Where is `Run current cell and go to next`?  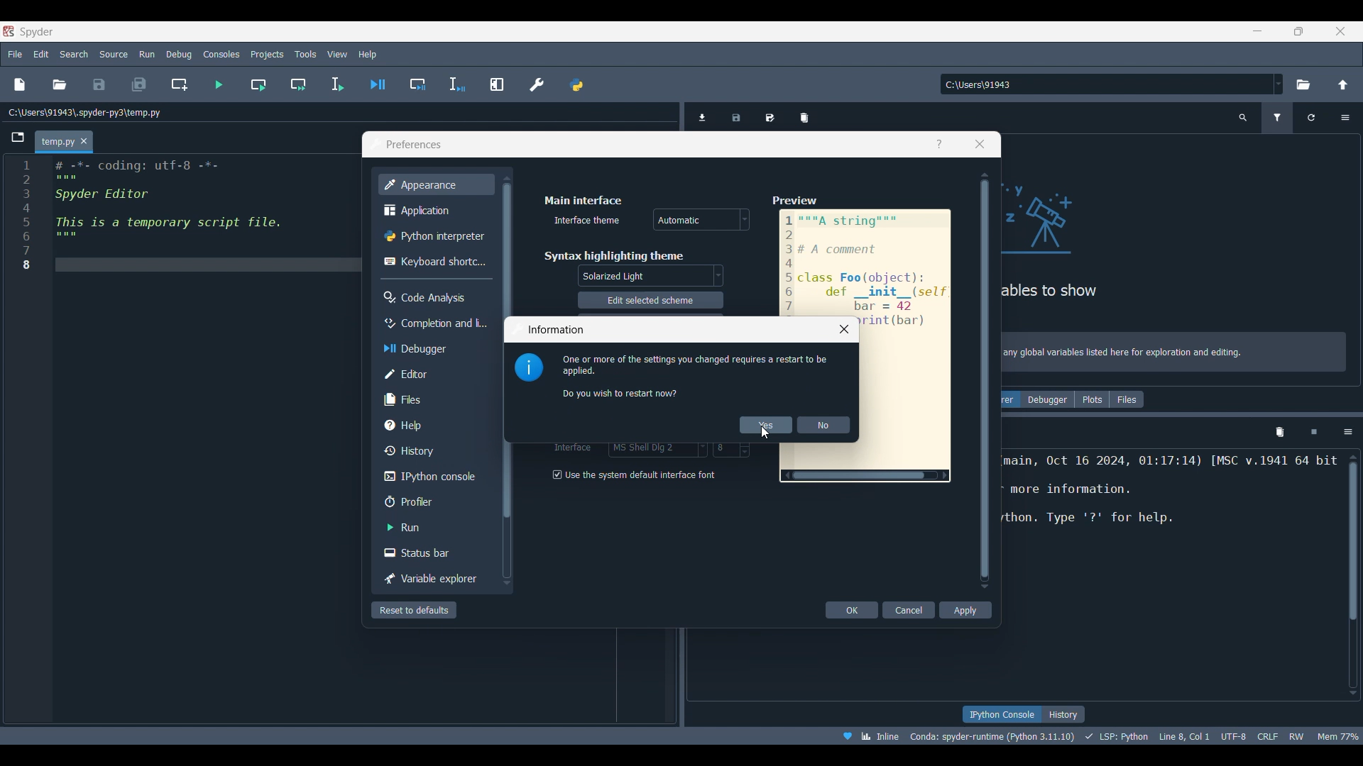
Run current cell and go to next is located at coordinates (299, 84).